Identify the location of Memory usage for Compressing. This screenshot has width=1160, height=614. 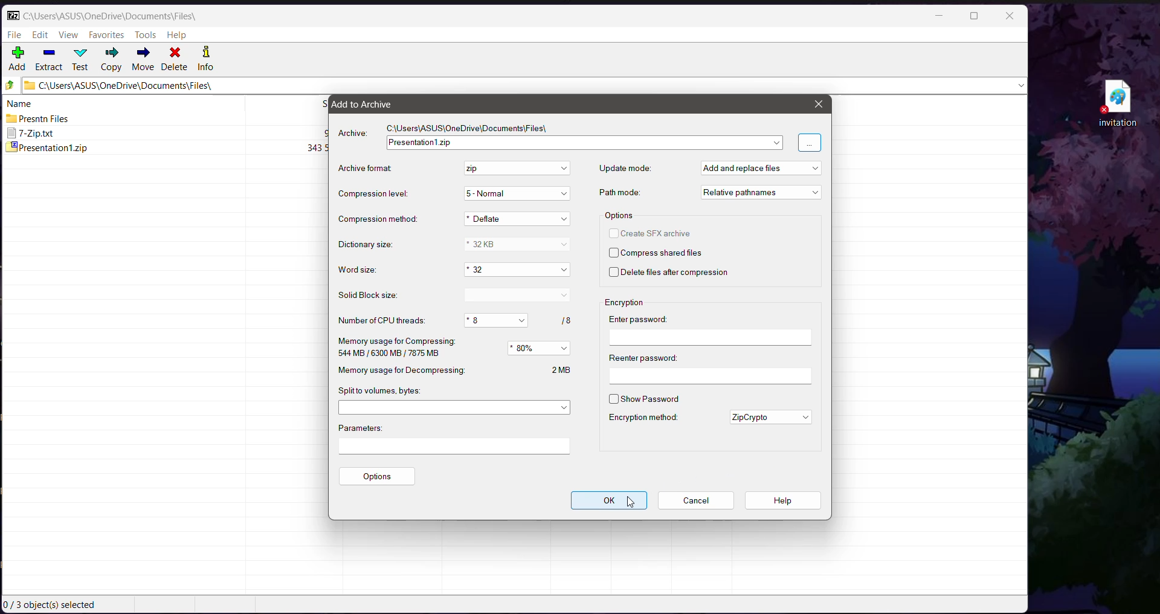
(396, 347).